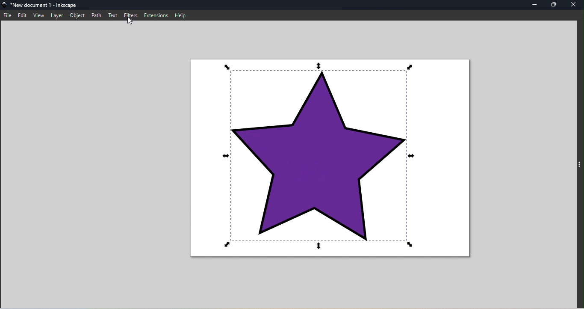 The width and height of the screenshot is (584, 309). What do you see at coordinates (38, 15) in the screenshot?
I see `View` at bounding box center [38, 15].